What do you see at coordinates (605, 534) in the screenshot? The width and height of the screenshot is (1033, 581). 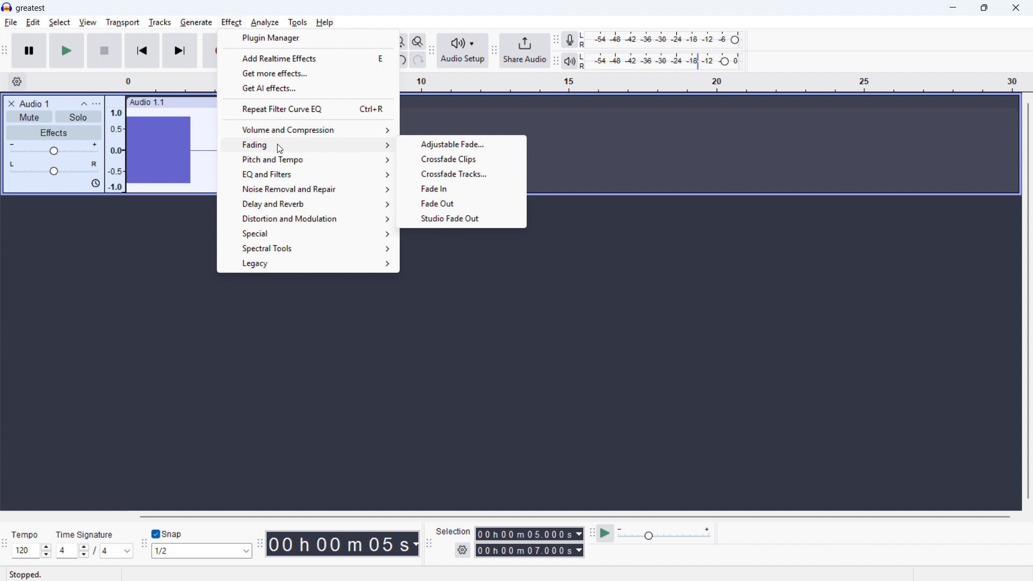 I see `Play at speed ` at bounding box center [605, 534].